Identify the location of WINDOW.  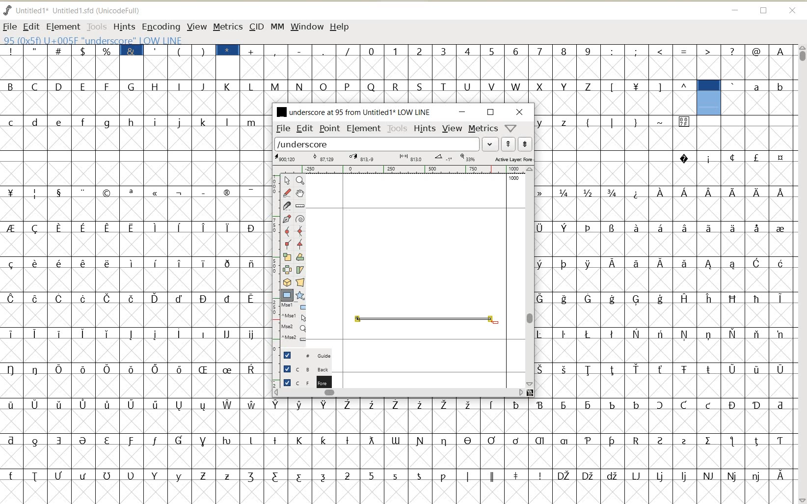
(307, 28).